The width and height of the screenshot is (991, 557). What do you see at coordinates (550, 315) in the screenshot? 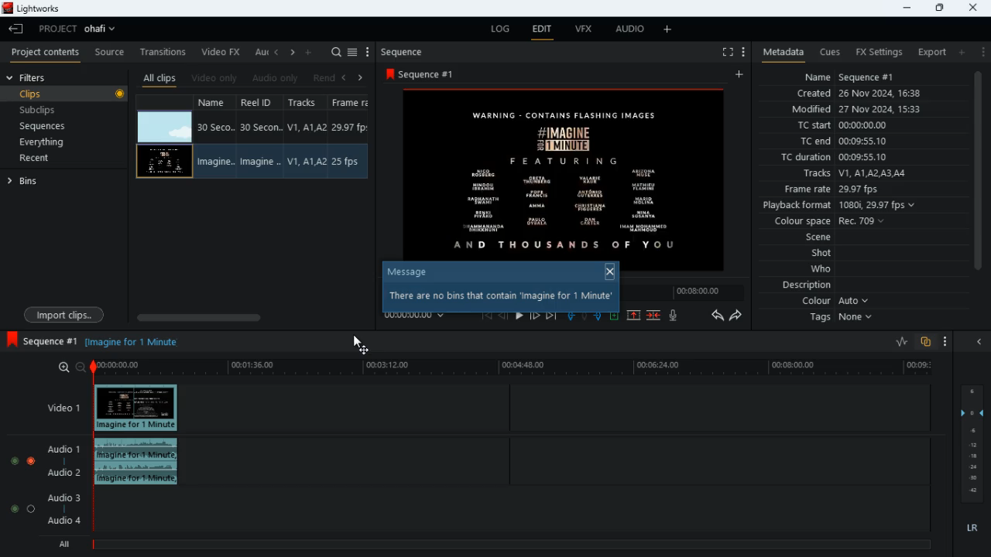
I see `end` at bounding box center [550, 315].